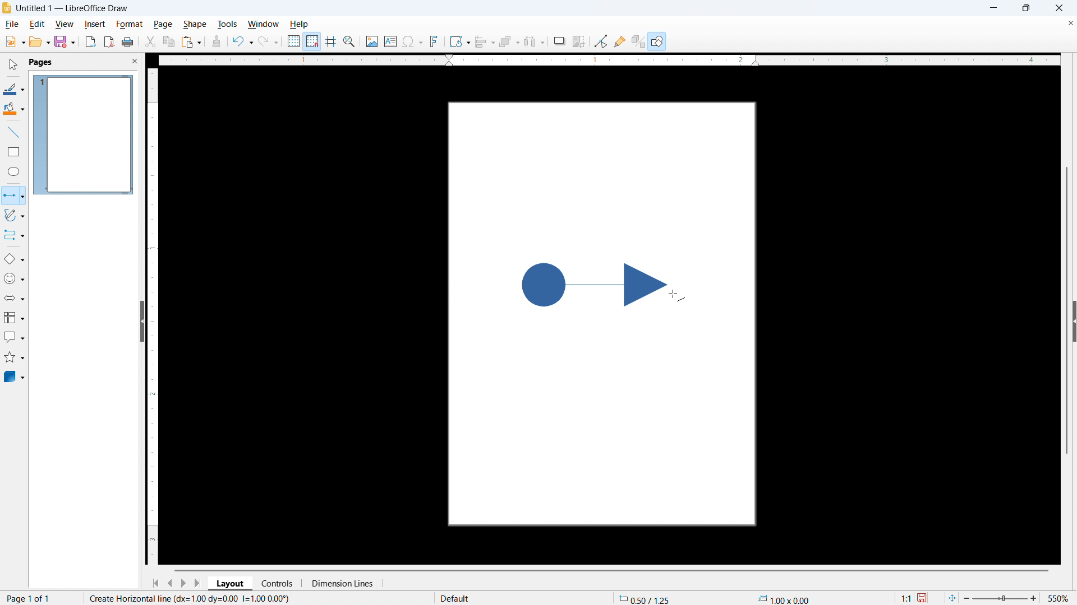 Image resolution: width=1077 pixels, height=605 pixels. What do you see at coordinates (925, 595) in the screenshot?
I see `save ` at bounding box center [925, 595].